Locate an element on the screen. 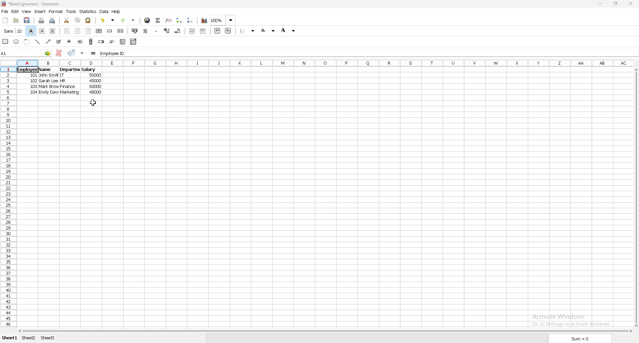 This screenshot has width=639, height=343. line is located at coordinates (38, 42).